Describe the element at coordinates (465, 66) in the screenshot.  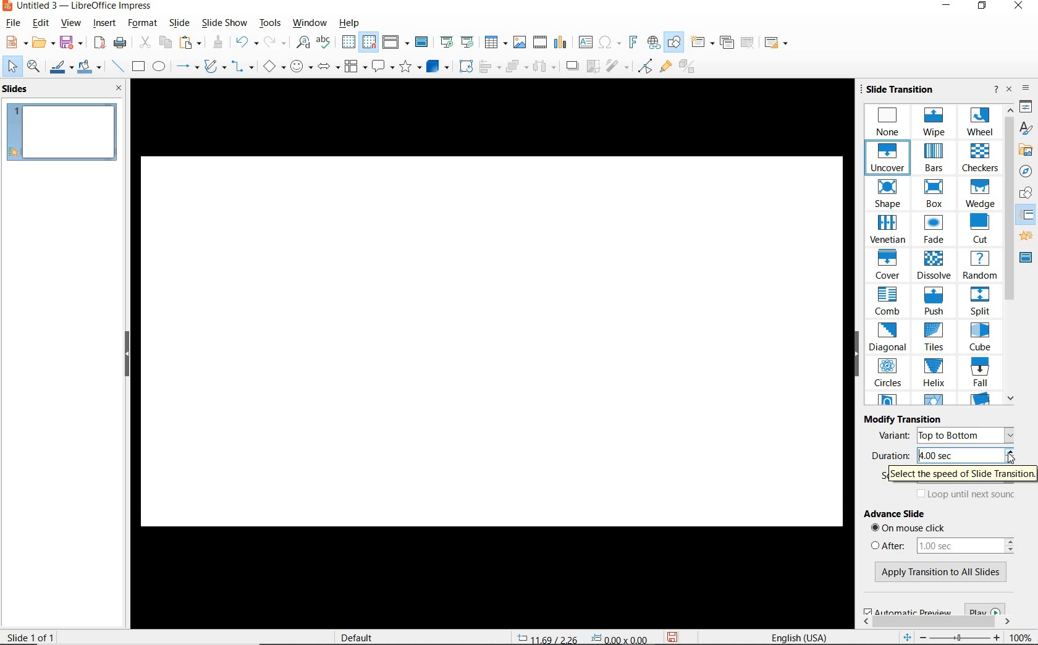
I see `ROTATE` at that location.